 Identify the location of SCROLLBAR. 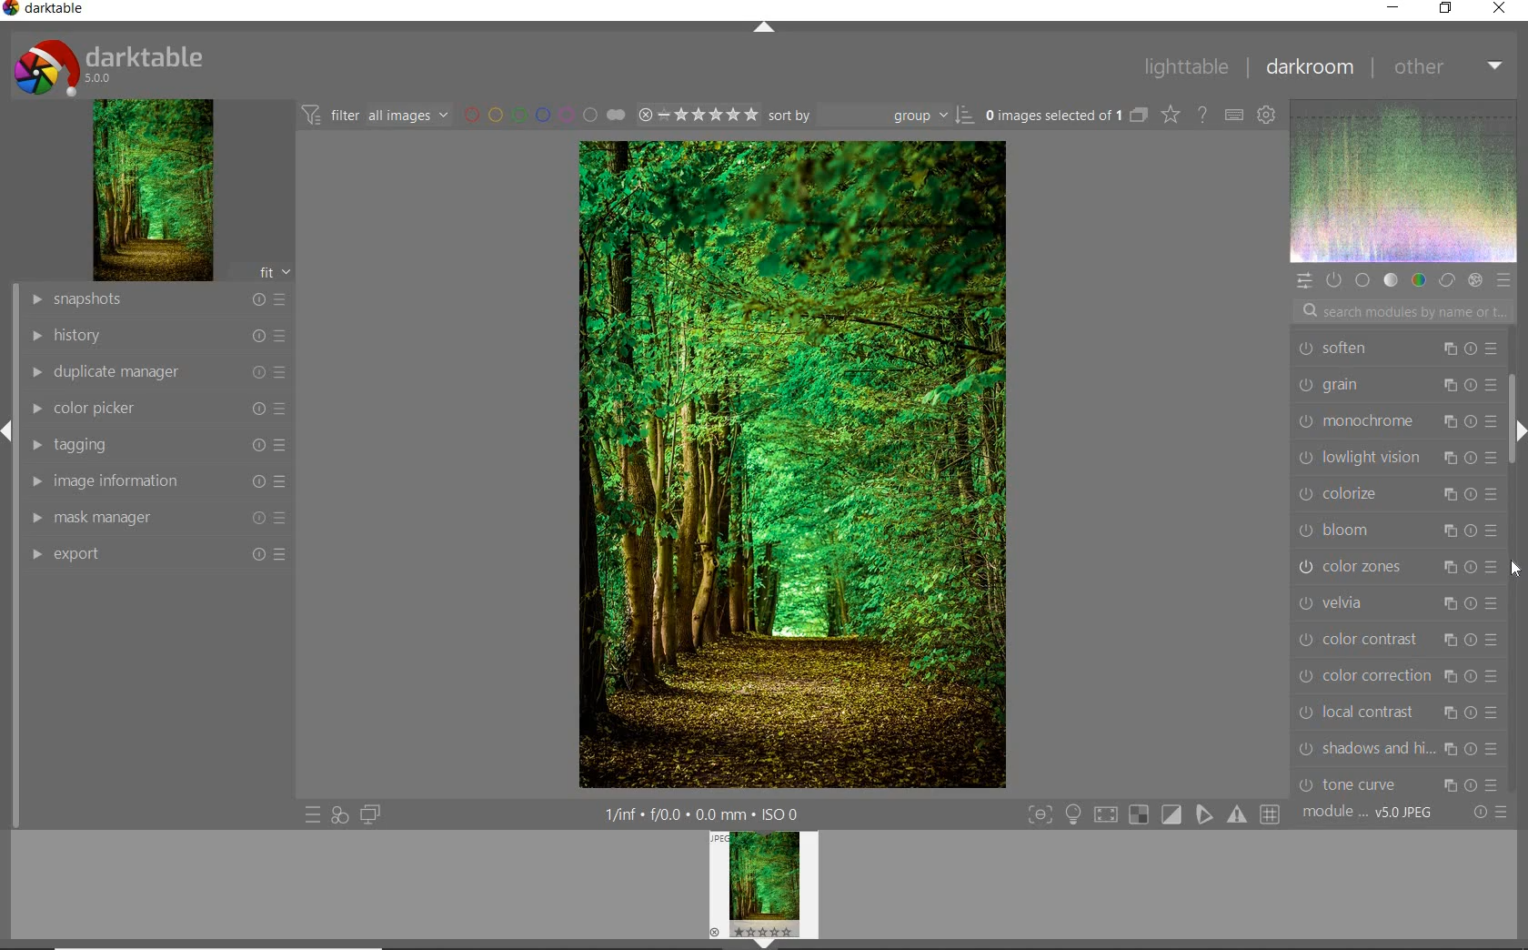
(1516, 395).